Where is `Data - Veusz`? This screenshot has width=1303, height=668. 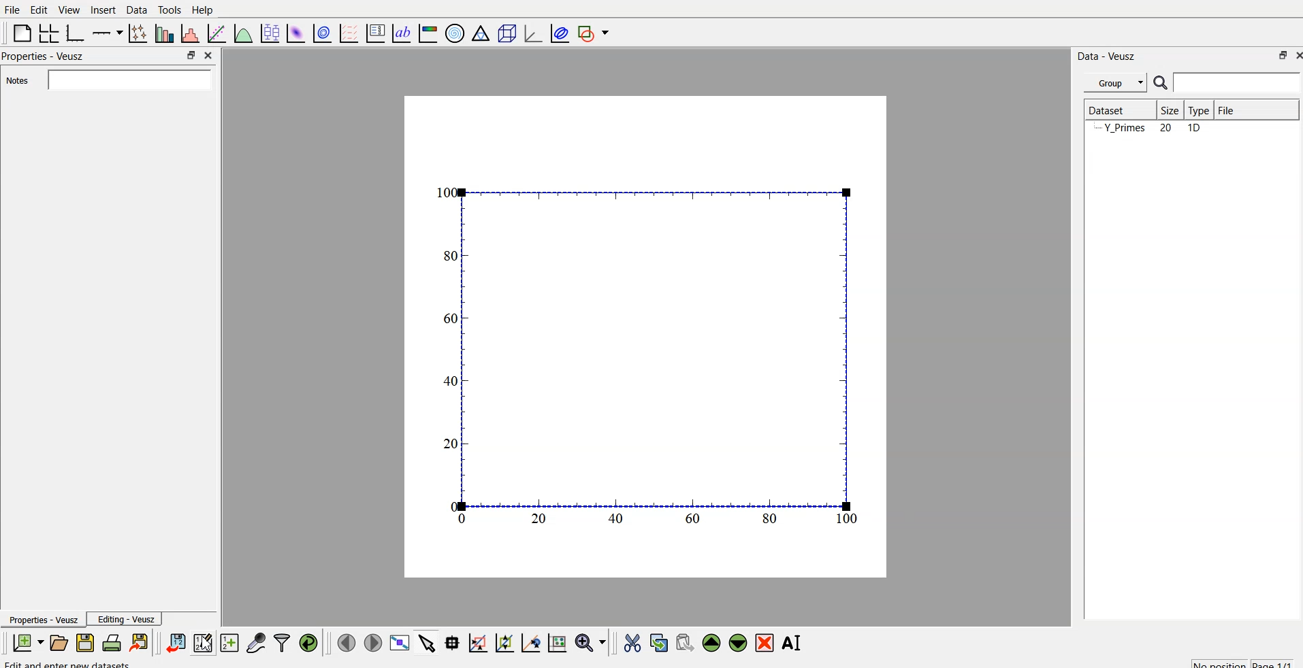
Data - Veusz is located at coordinates (1108, 54).